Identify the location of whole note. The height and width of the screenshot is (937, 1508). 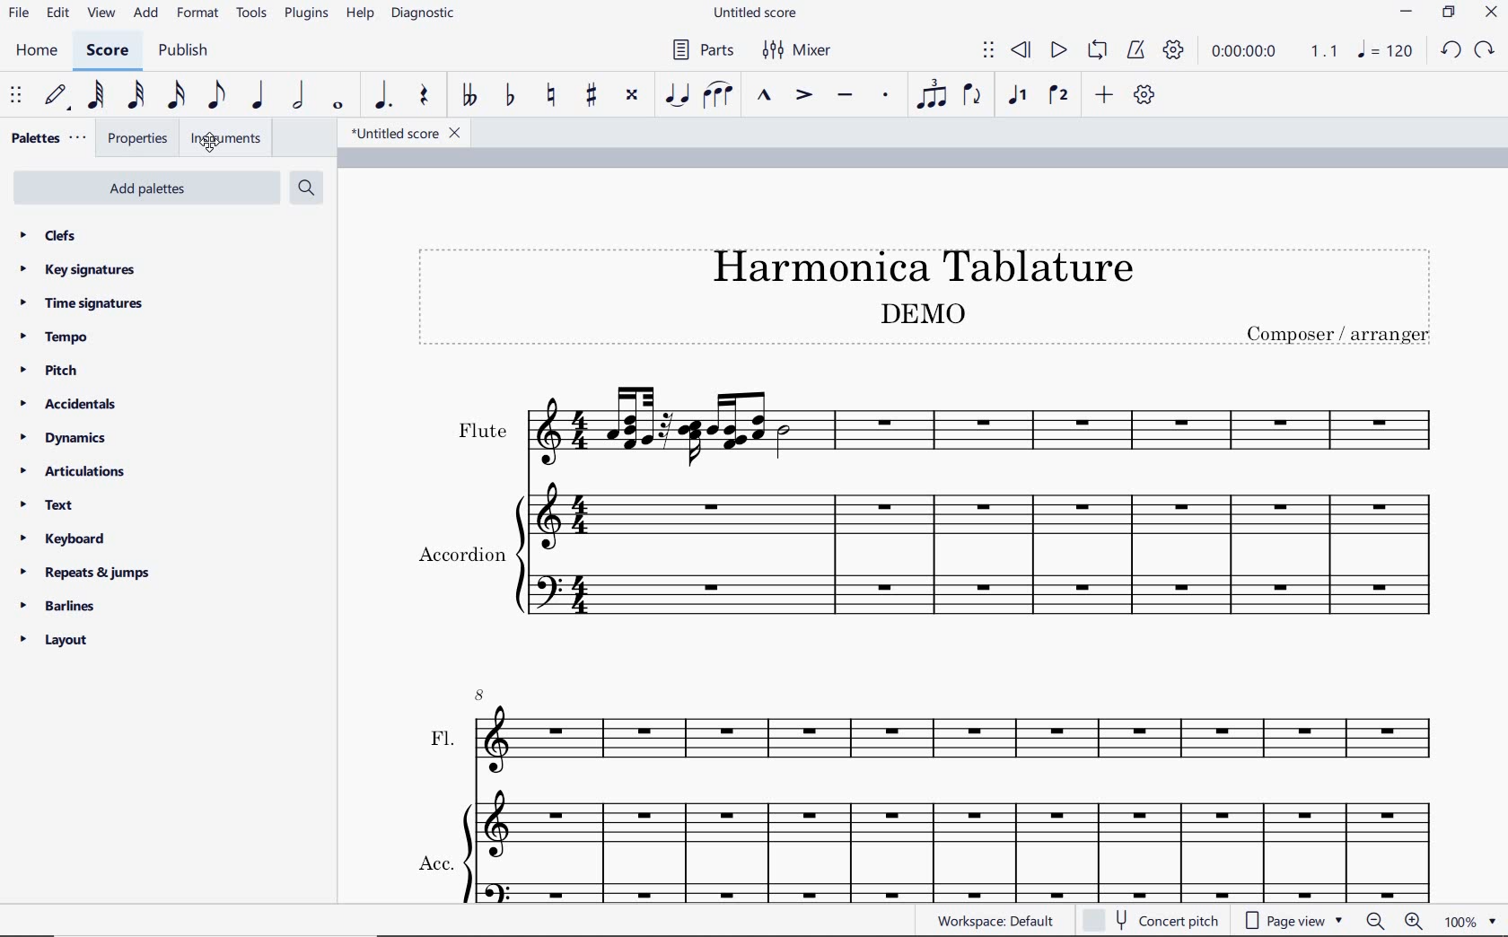
(336, 106).